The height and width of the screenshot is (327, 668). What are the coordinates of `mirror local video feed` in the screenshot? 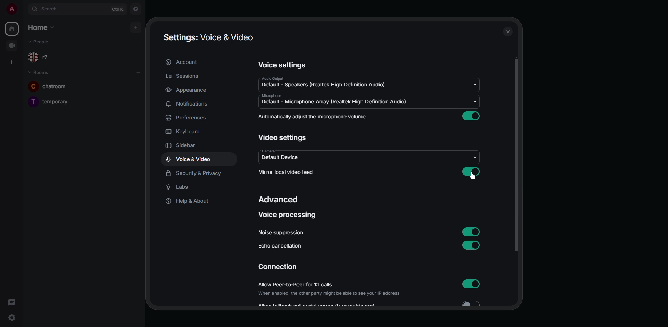 It's located at (287, 172).